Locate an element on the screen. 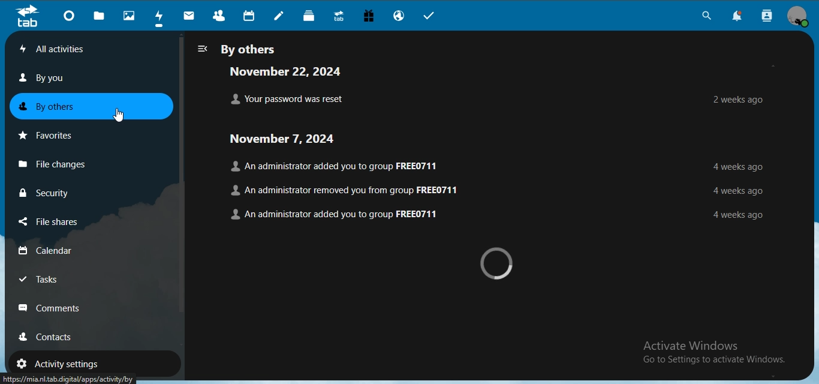 The image size is (819, 384). all activities is located at coordinates (73, 49).